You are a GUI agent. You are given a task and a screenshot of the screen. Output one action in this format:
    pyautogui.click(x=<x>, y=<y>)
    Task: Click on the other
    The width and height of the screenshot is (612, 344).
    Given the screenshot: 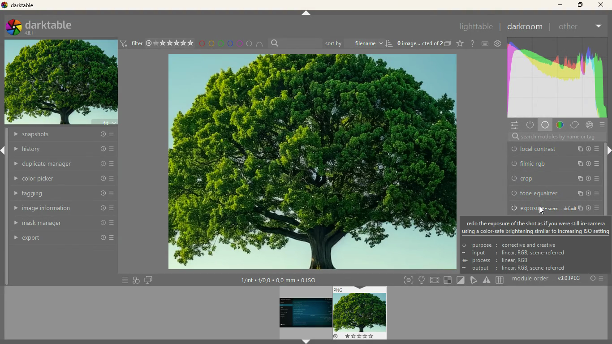 What is the action you would take?
    pyautogui.click(x=571, y=28)
    